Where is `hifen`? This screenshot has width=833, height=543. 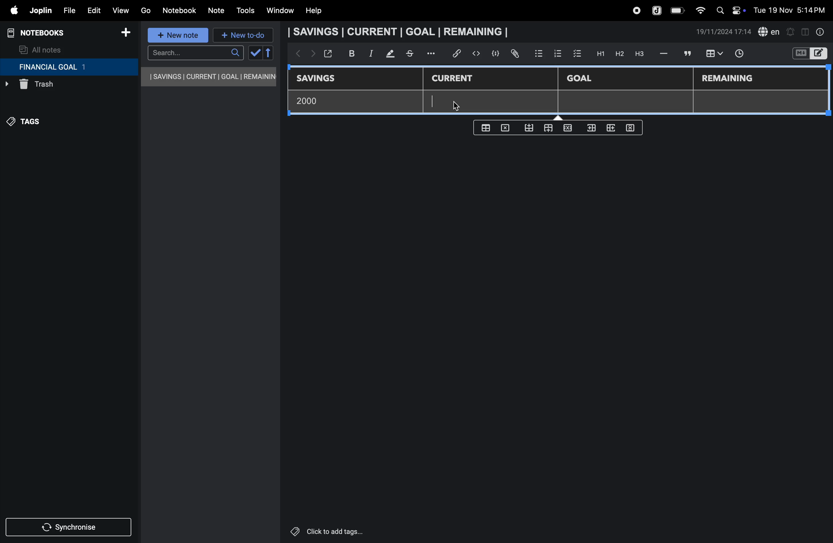
hifen is located at coordinates (665, 53).